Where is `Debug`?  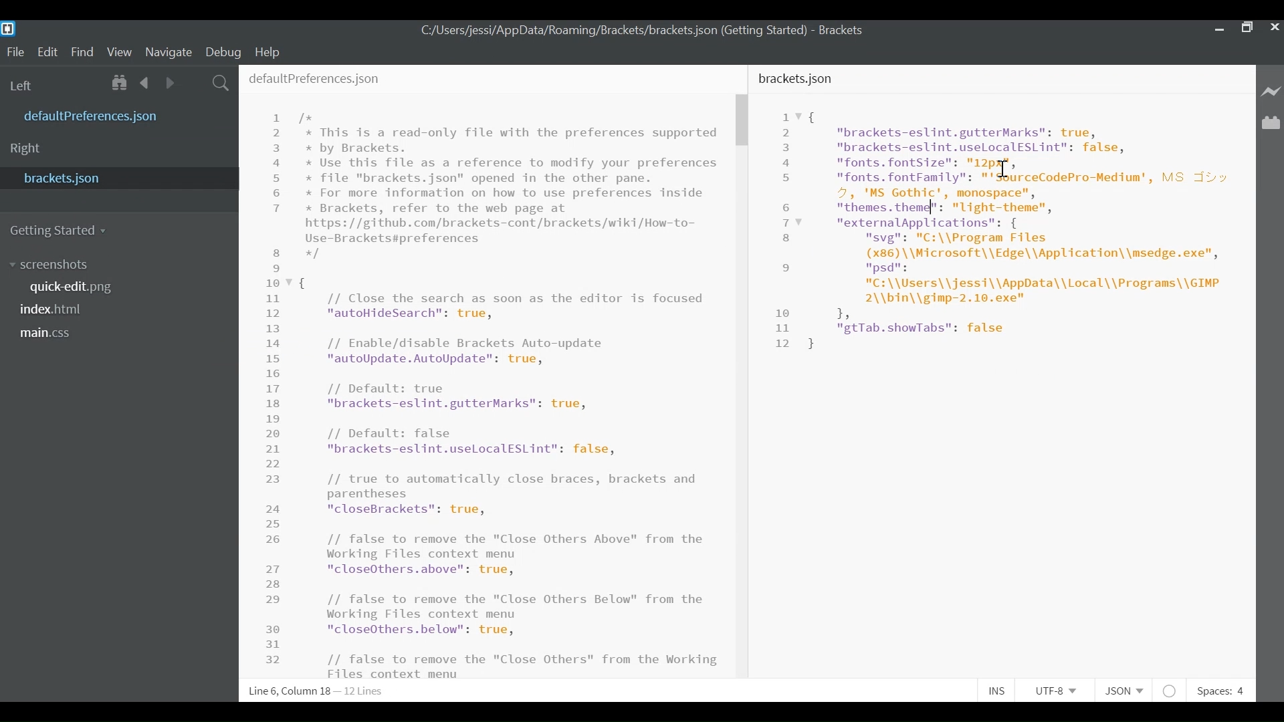 Debug is located at coordinates (222, 52).